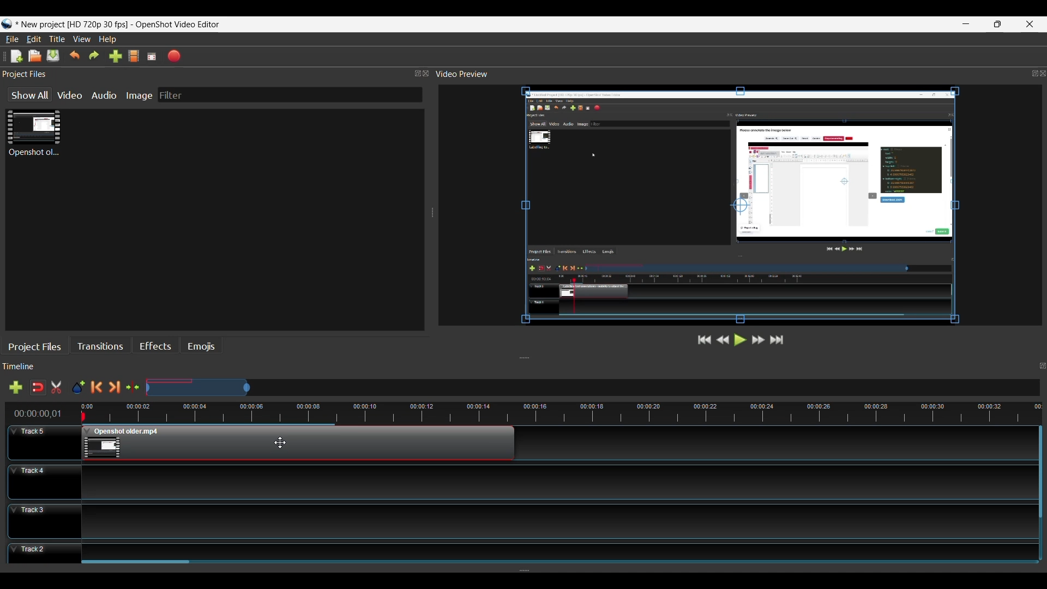  What do you see at coordinates (107, 40) in the screenshot?
I see `Help` at bounding box center [107, 40].